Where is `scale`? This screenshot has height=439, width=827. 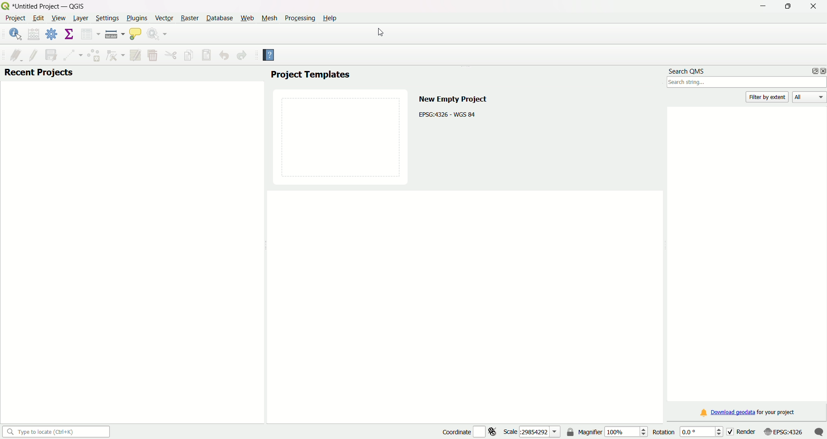
scale is located at coordinates (532, 431).